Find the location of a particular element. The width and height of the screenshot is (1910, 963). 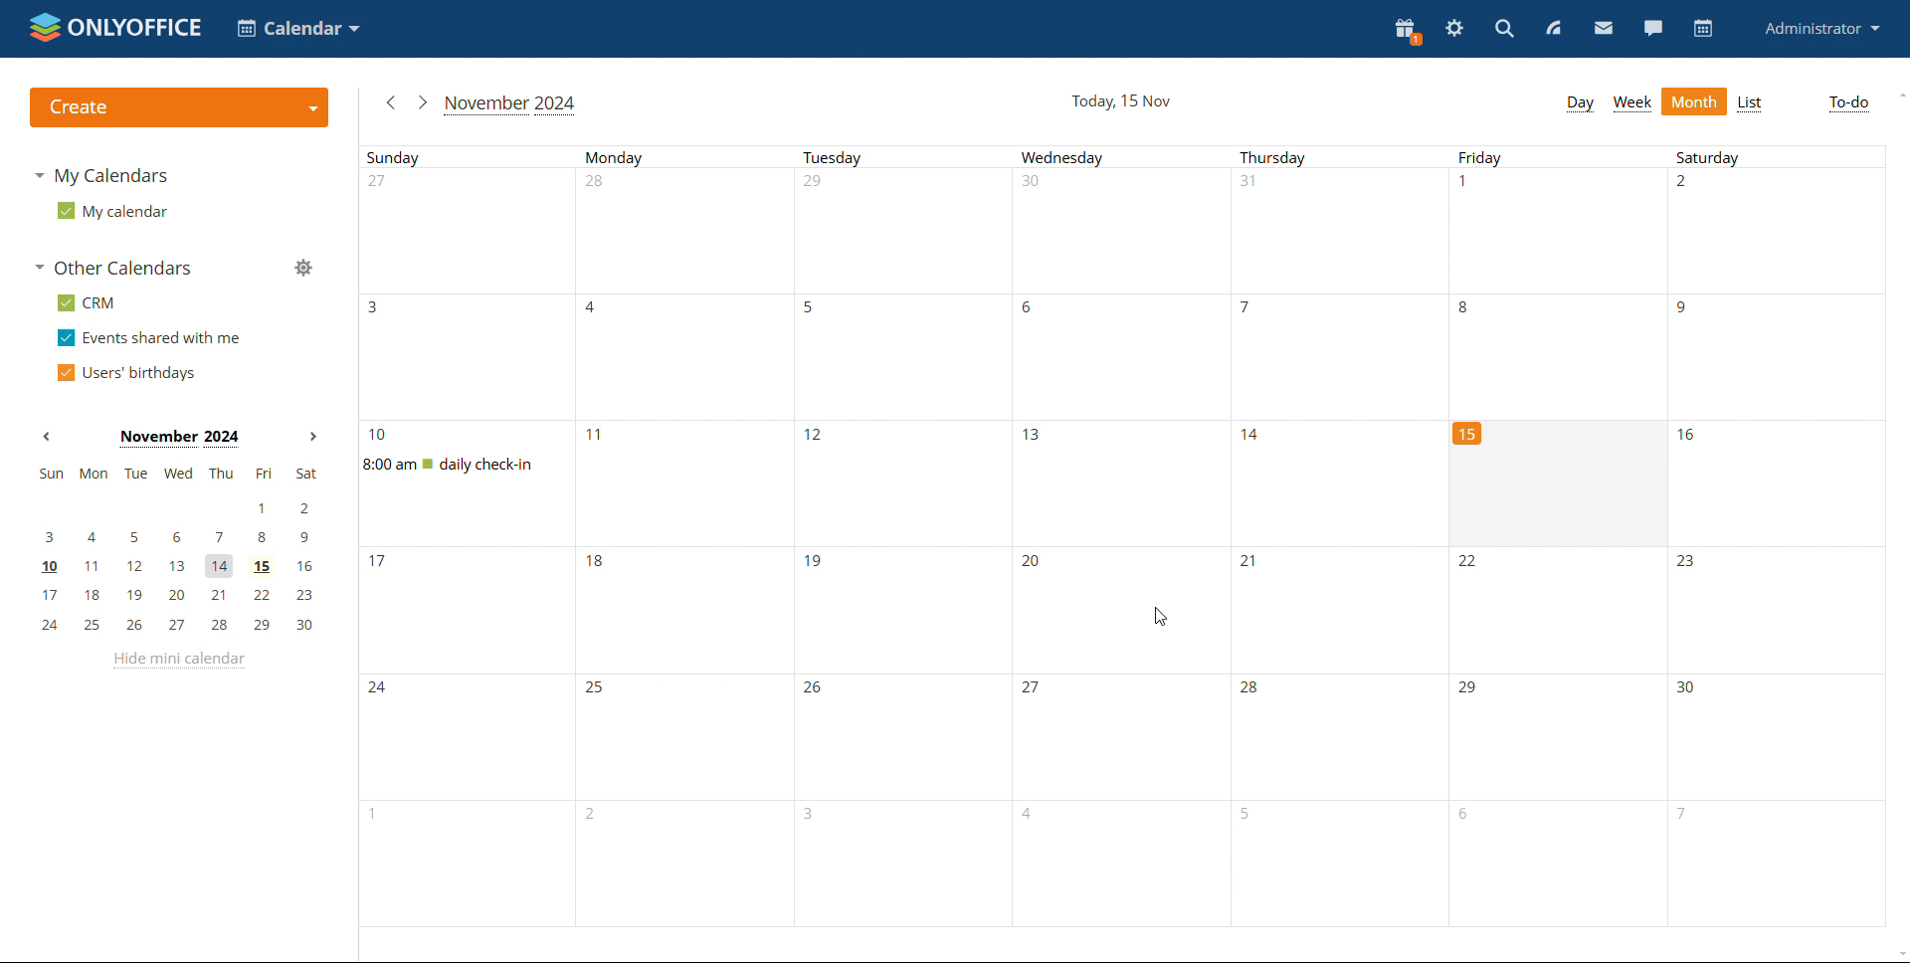

Number is located at coordinates (818, 186).